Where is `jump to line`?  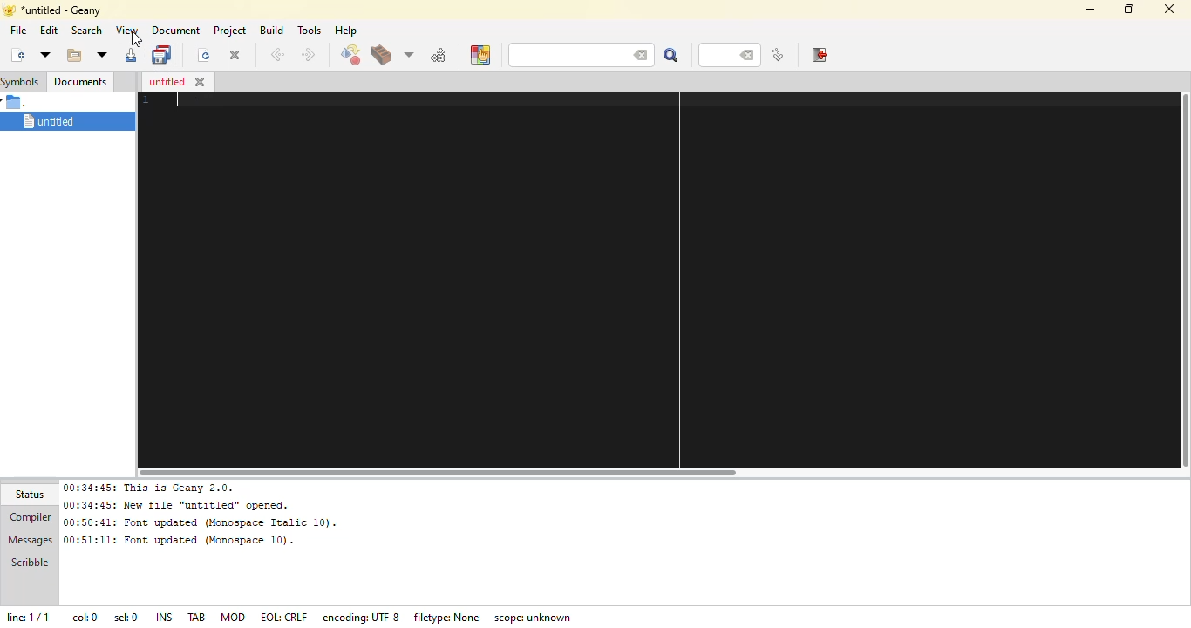 jump to line is located at coordinates (776, 56).